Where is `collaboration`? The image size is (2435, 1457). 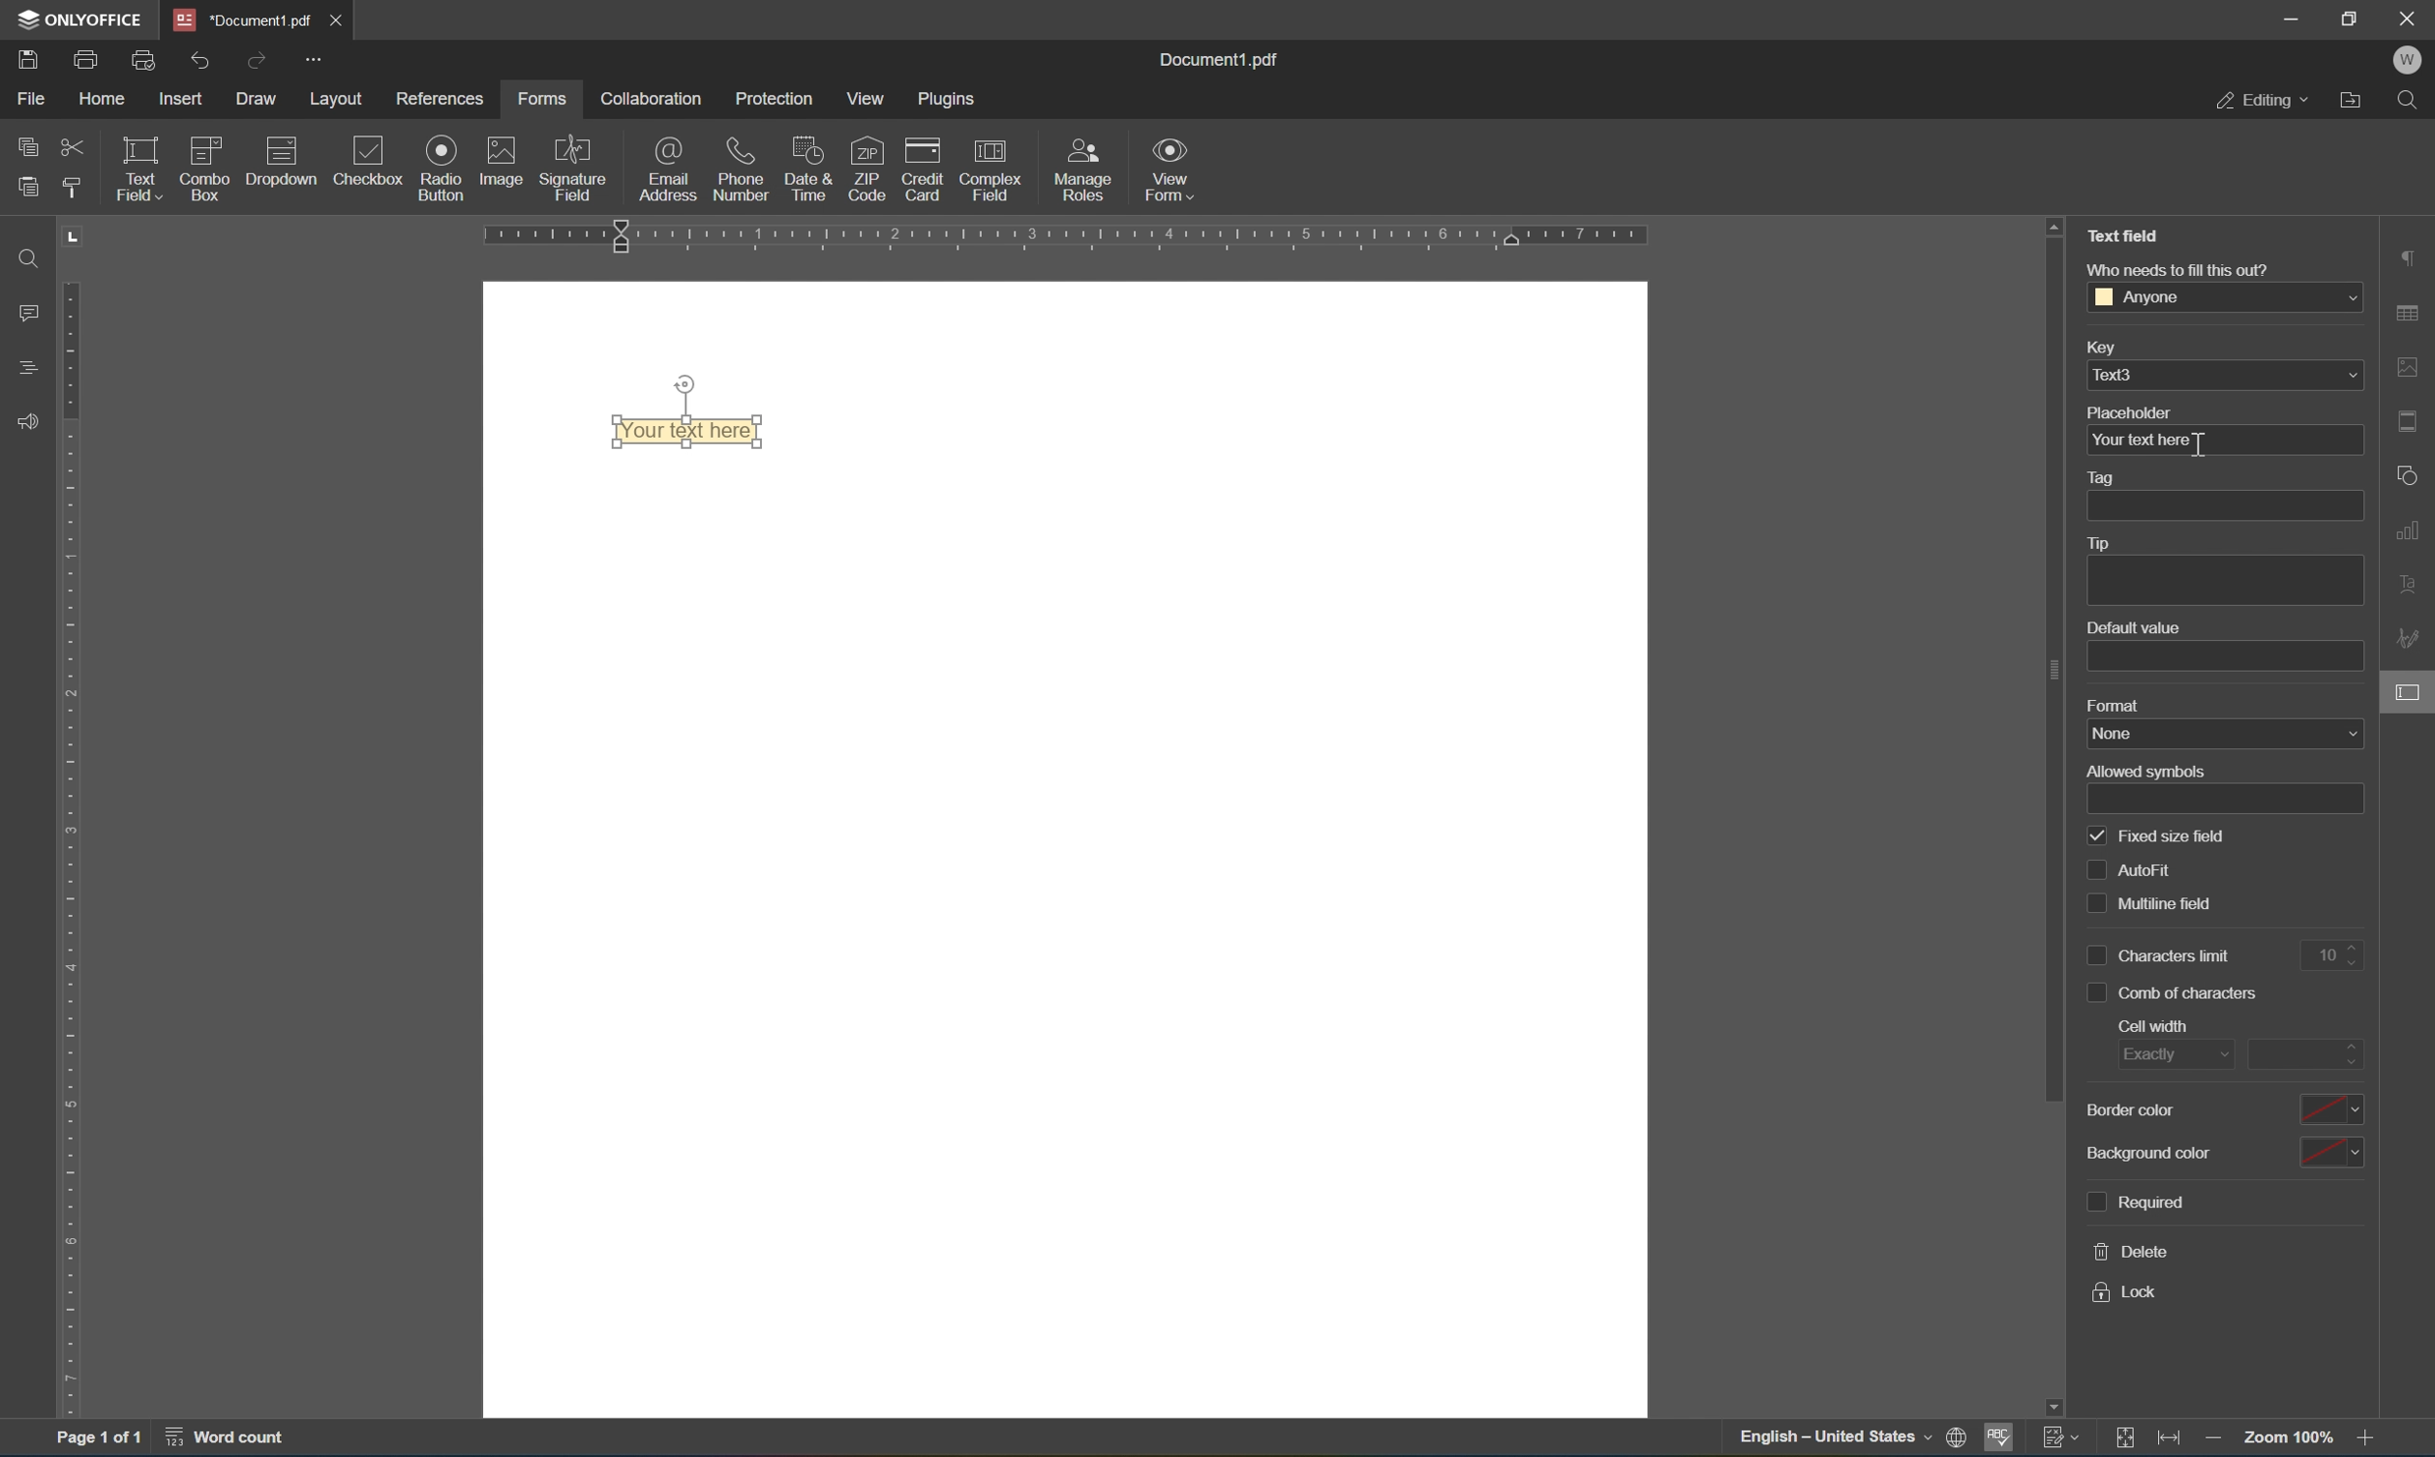 collaboration is located at coordinates (656, 98).